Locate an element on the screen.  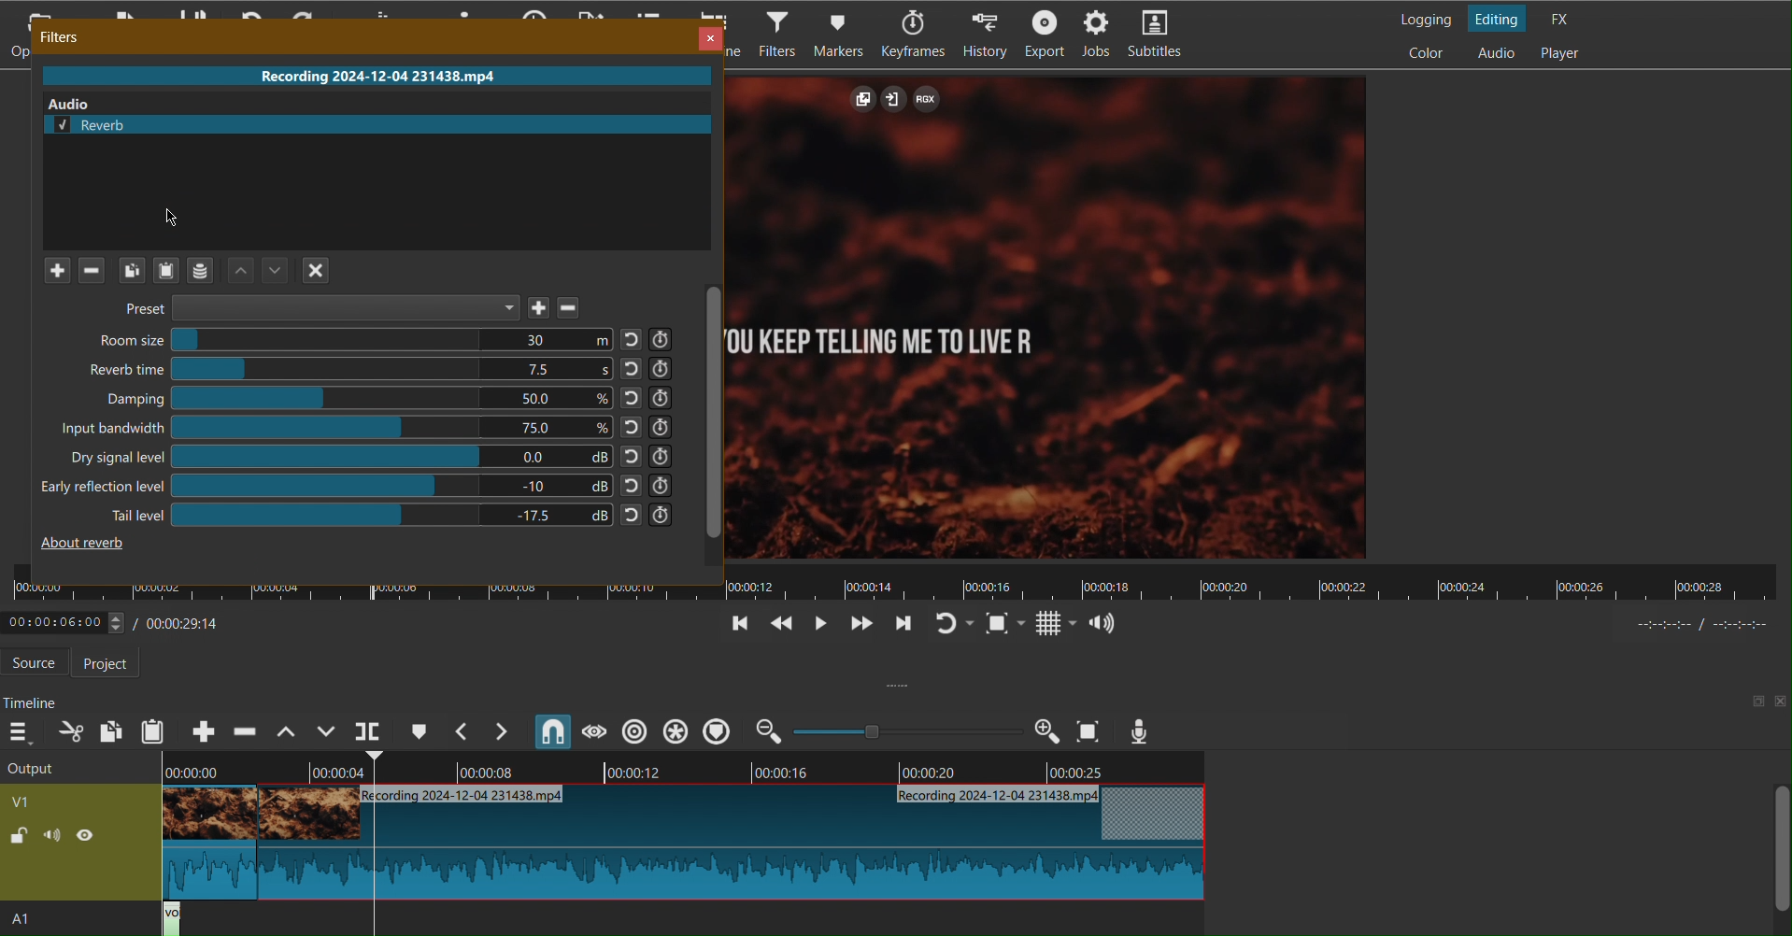
Previous Marker is located at coordinates (463, 731).